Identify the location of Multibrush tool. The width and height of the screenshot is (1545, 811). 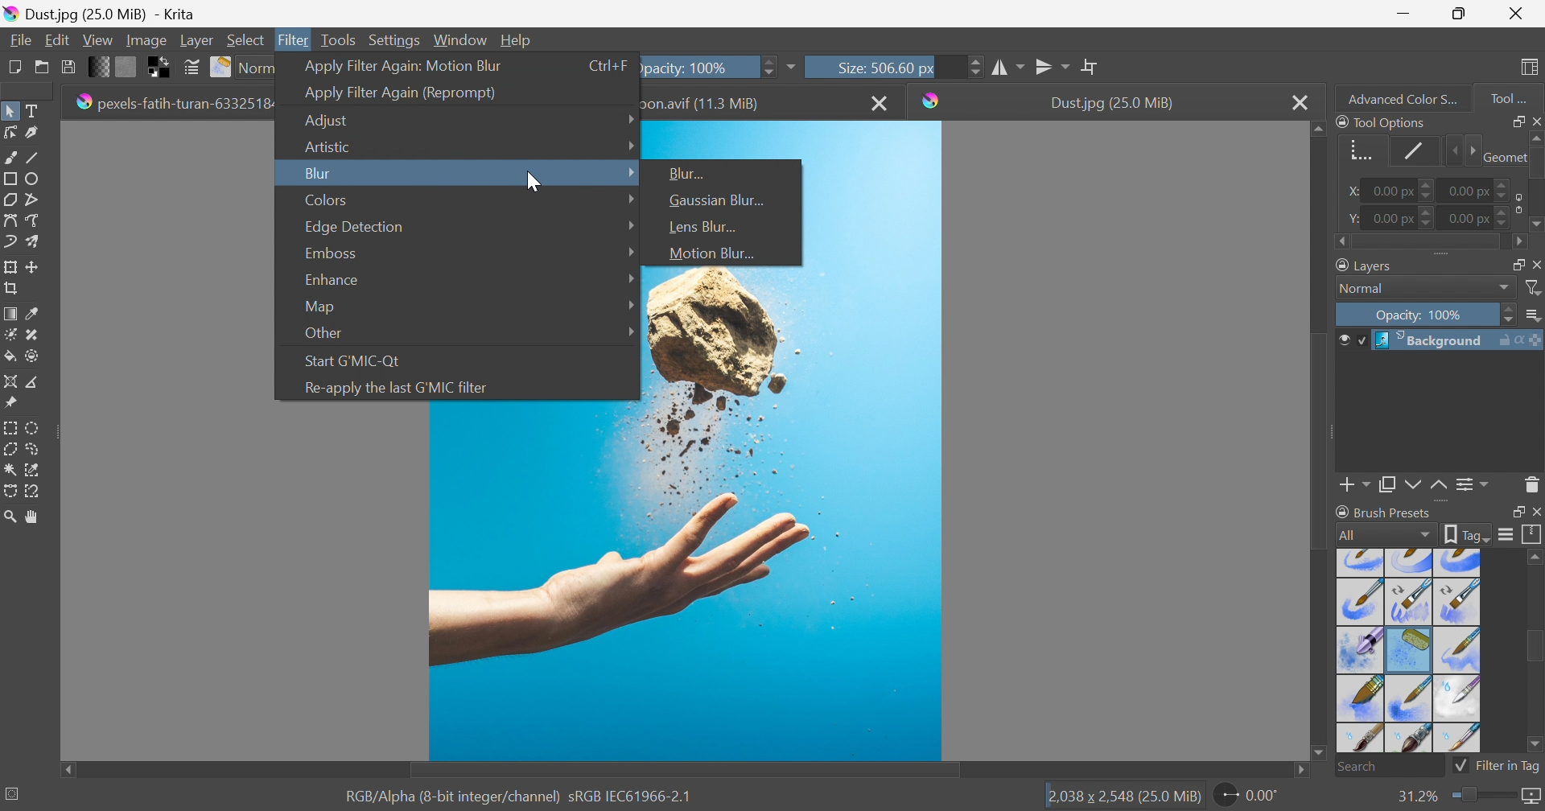
(38, 241).